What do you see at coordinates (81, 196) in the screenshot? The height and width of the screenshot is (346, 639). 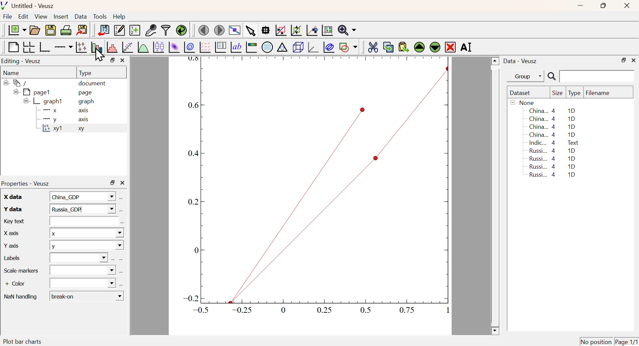 I see `China_GDP` at bounding box center [81, 196].